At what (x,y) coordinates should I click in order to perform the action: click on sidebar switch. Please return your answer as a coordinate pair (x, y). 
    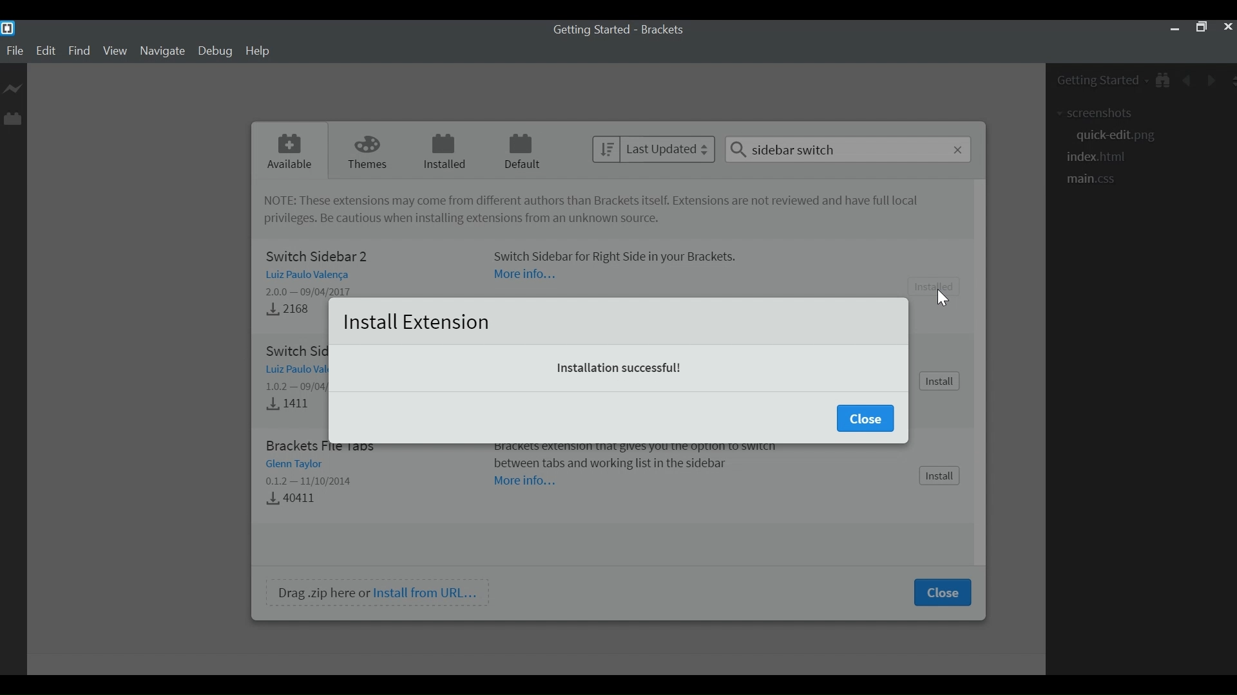
    Looking at the image, I should click on (849, 149).